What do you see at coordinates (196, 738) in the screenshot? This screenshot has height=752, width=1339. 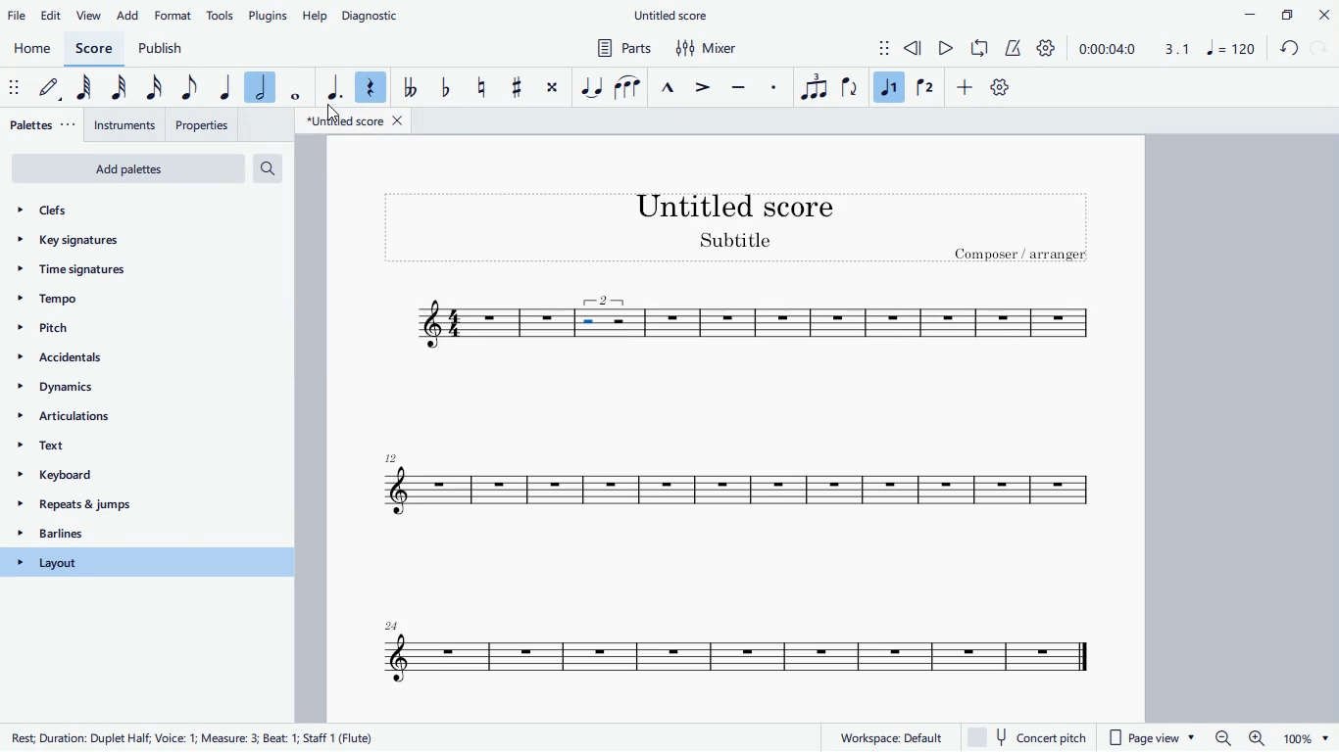 I see `informations` at bounding box center [196, 738].